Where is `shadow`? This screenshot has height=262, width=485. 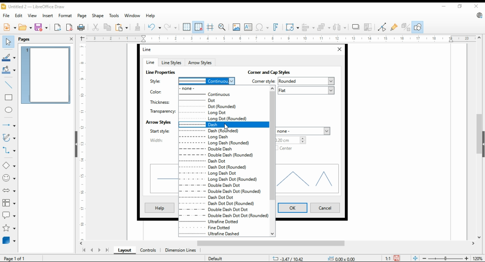 shadow is located at coordinates (356, 27).